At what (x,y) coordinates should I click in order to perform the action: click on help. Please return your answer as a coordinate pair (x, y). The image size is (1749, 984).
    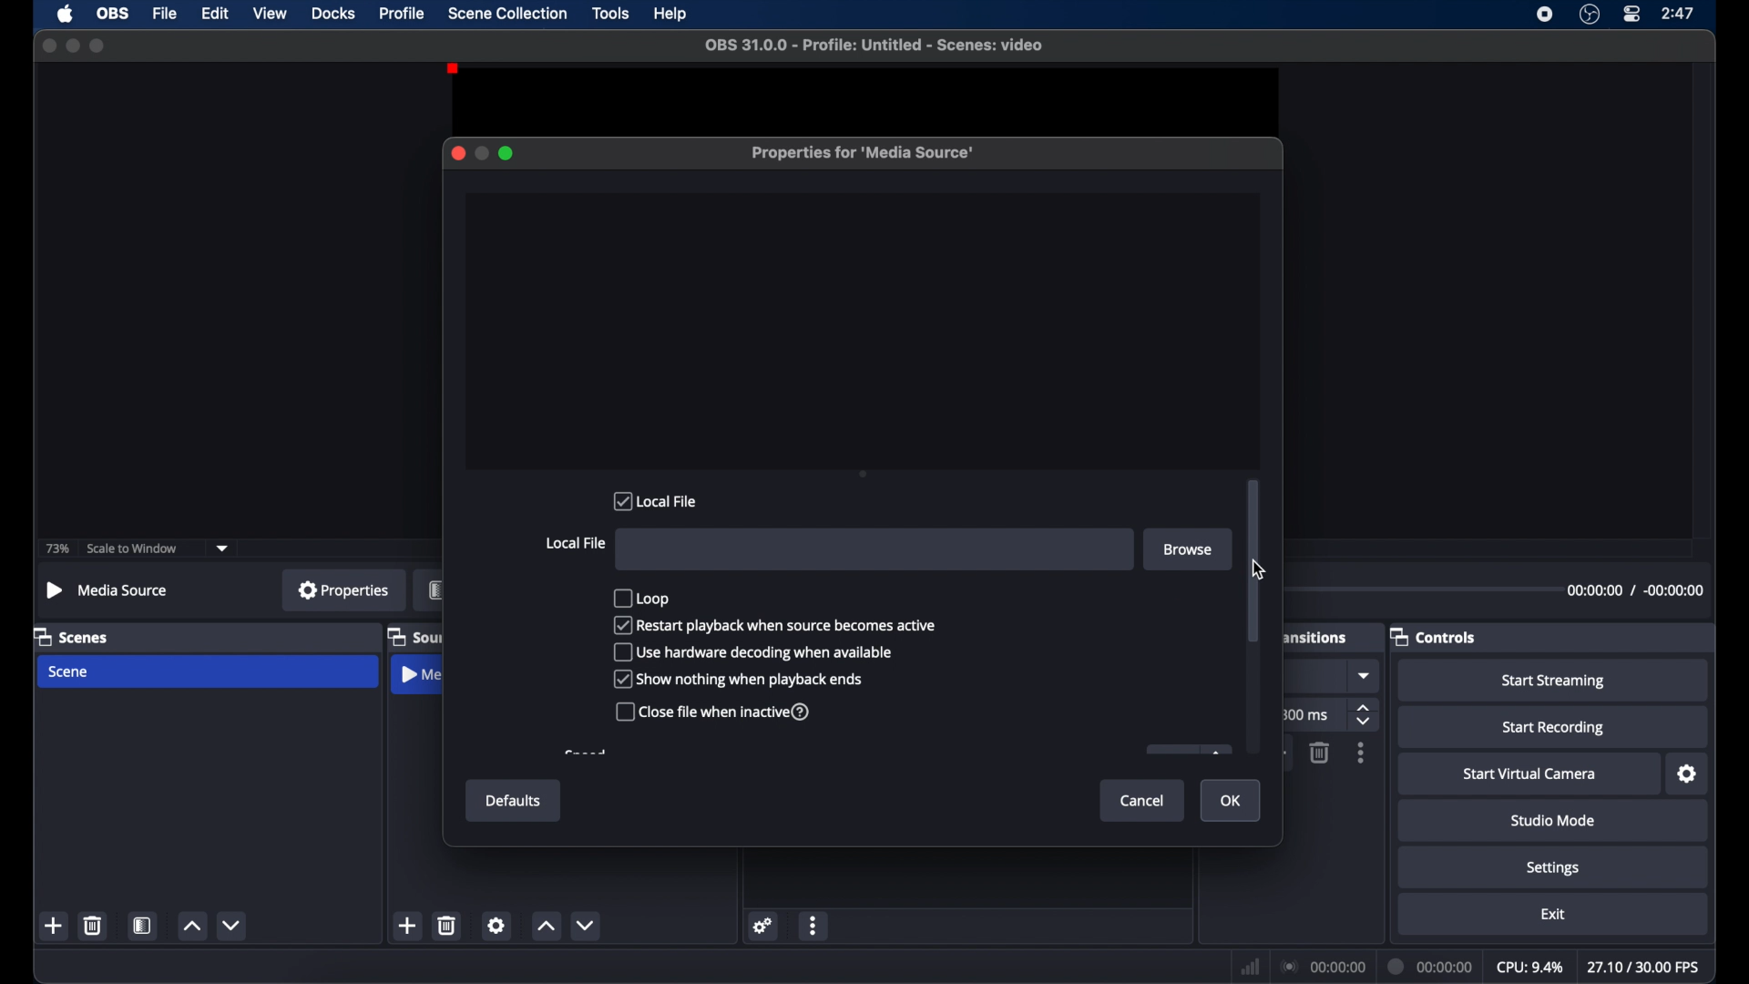
    Looking at the image, I should click on (671, 15).